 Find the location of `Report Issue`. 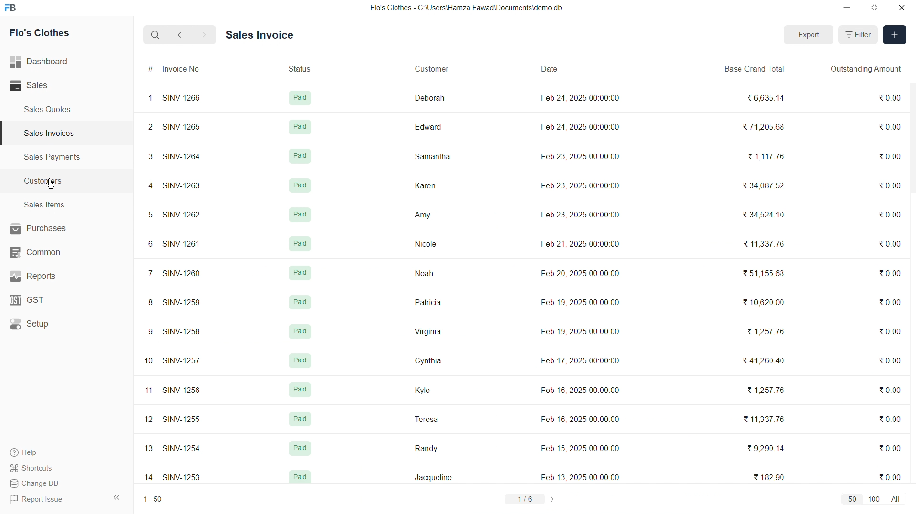

Report Issue is located at coordinates (37, 499).